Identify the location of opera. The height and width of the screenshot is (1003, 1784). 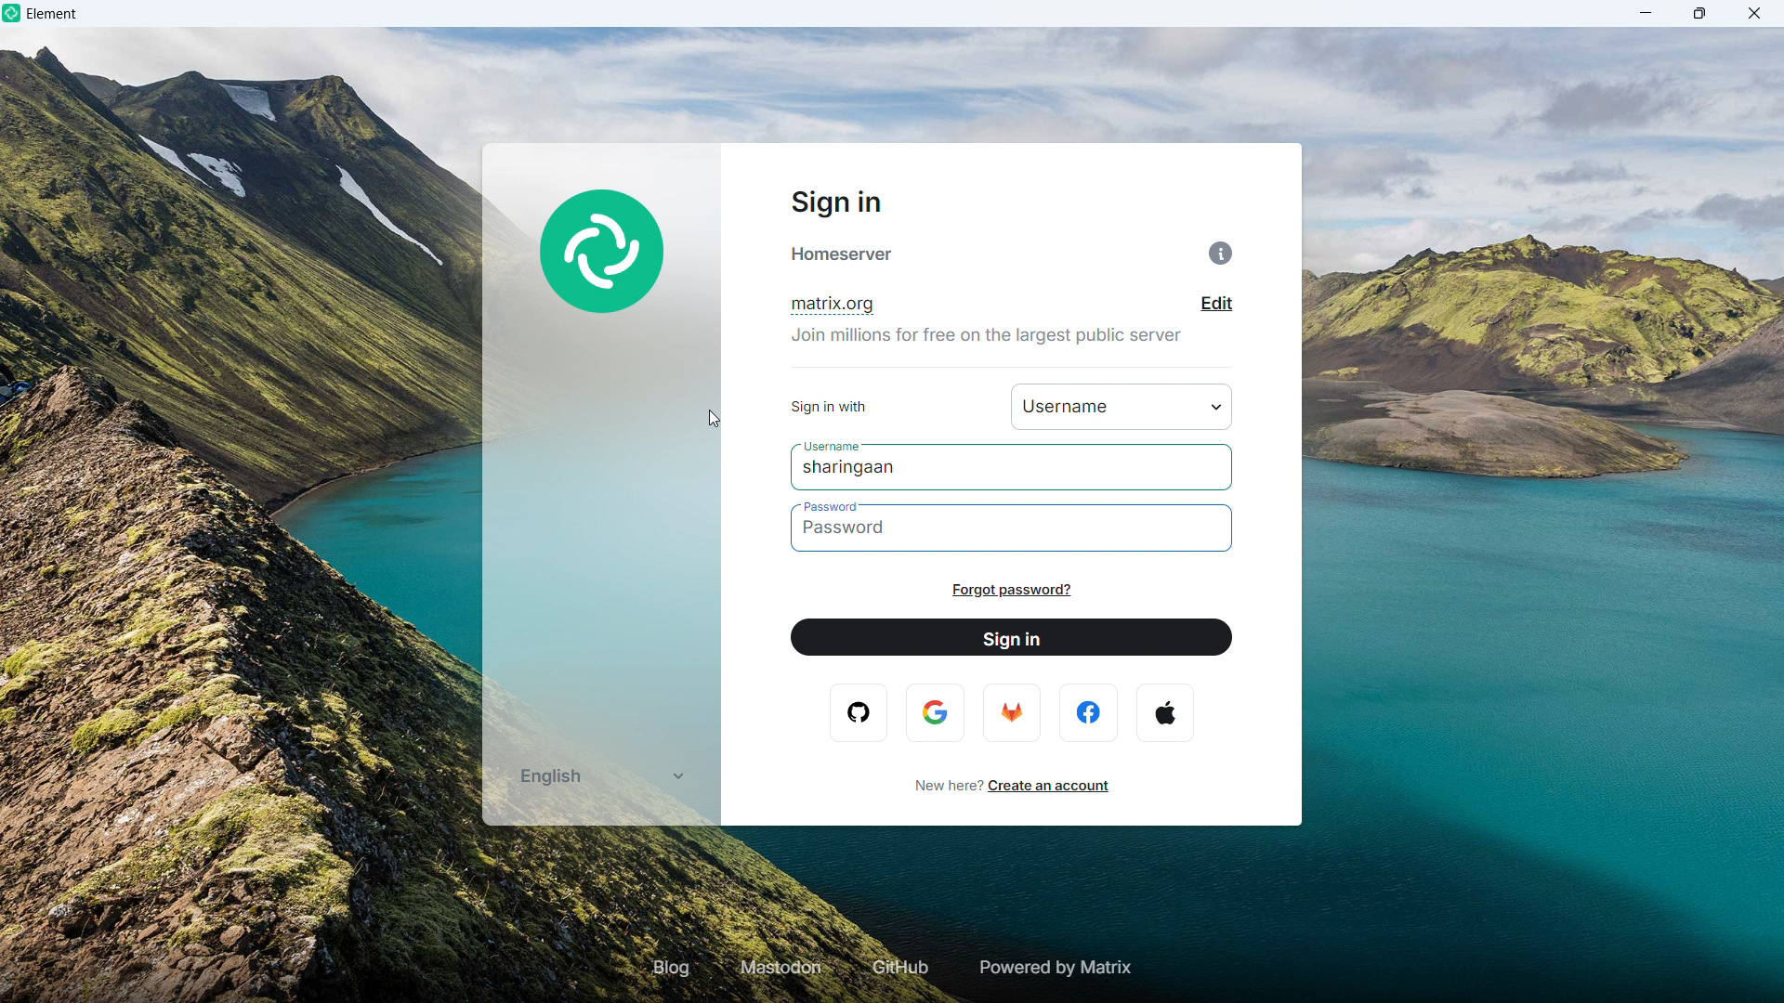
(862, 712).